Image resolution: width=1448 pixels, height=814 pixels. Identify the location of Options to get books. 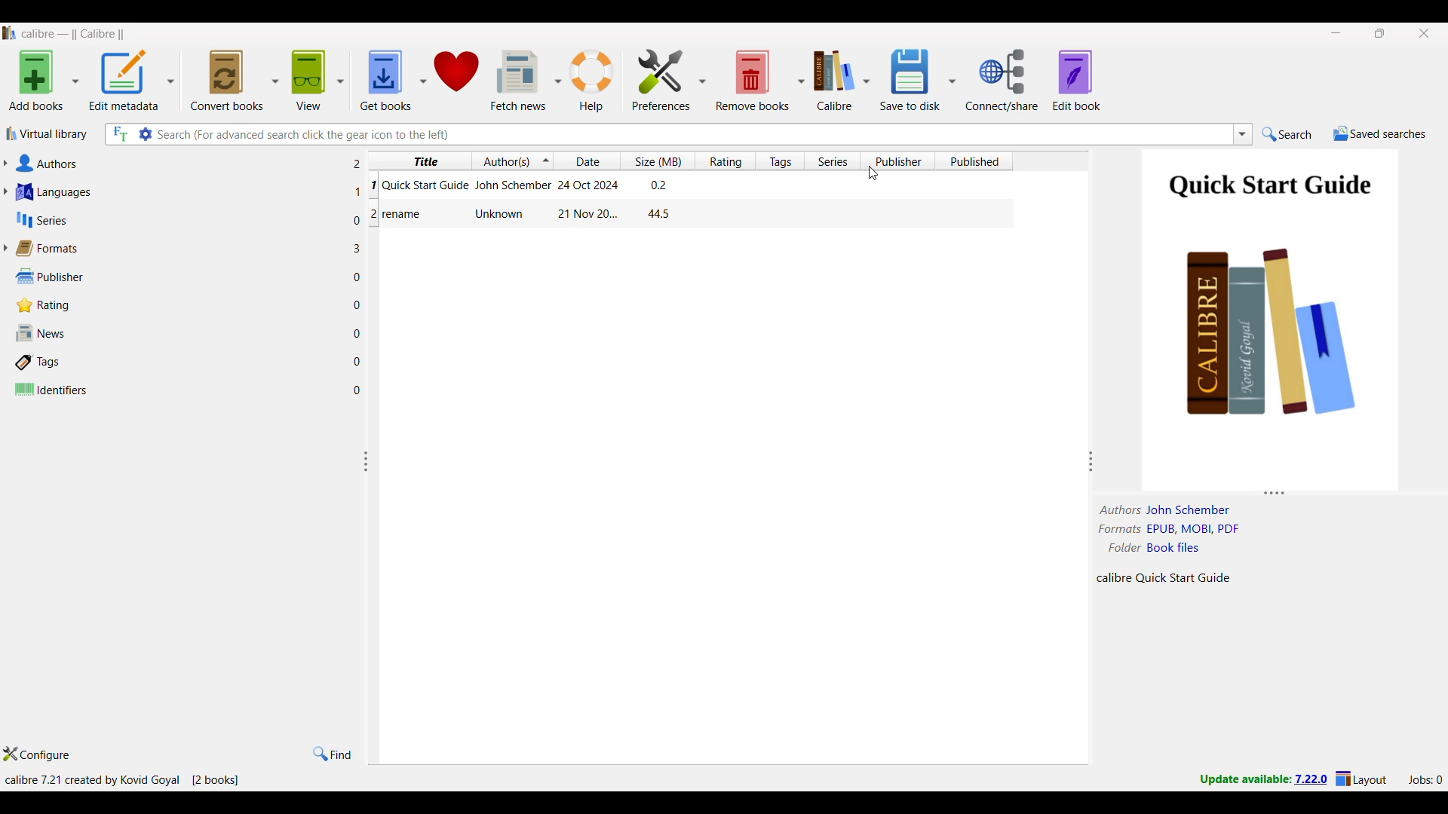
(393, 80).